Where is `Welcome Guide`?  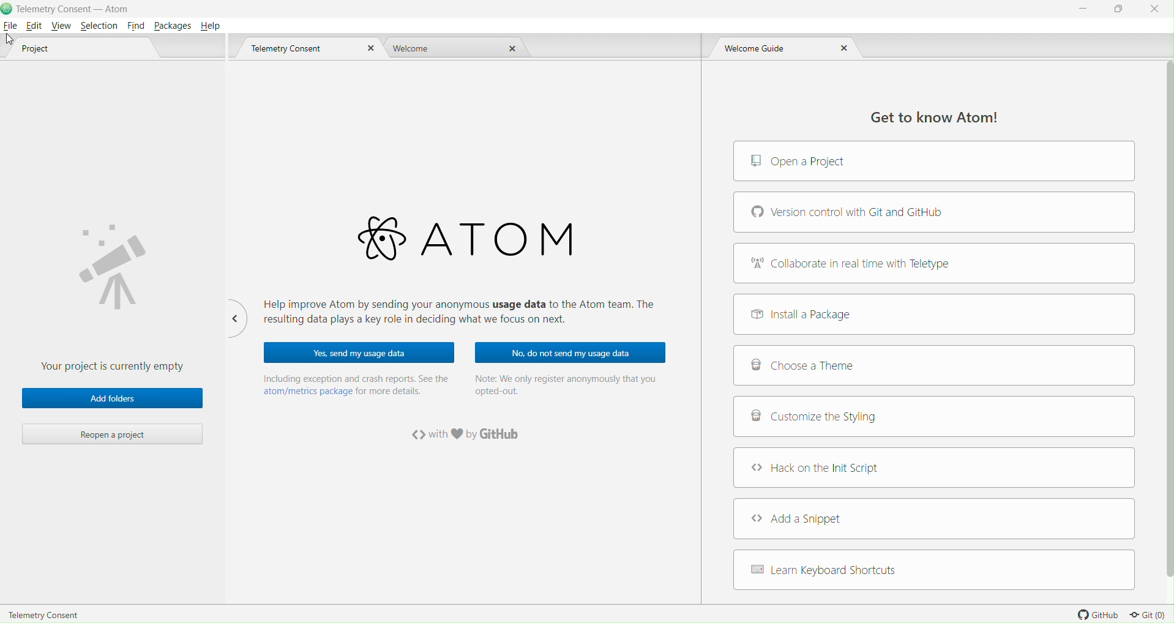
Welcome Guide is located at coordinates (762, 50).